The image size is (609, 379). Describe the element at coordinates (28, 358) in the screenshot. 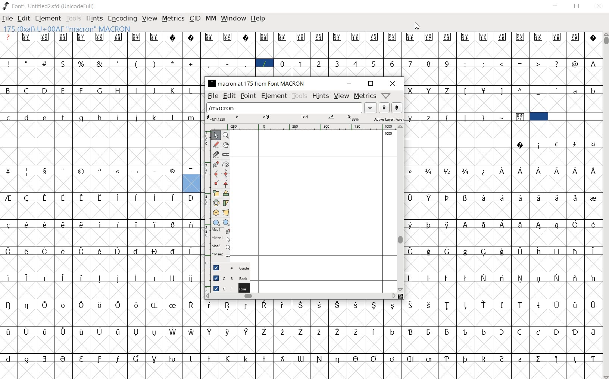

I see `Symbol` at that location.